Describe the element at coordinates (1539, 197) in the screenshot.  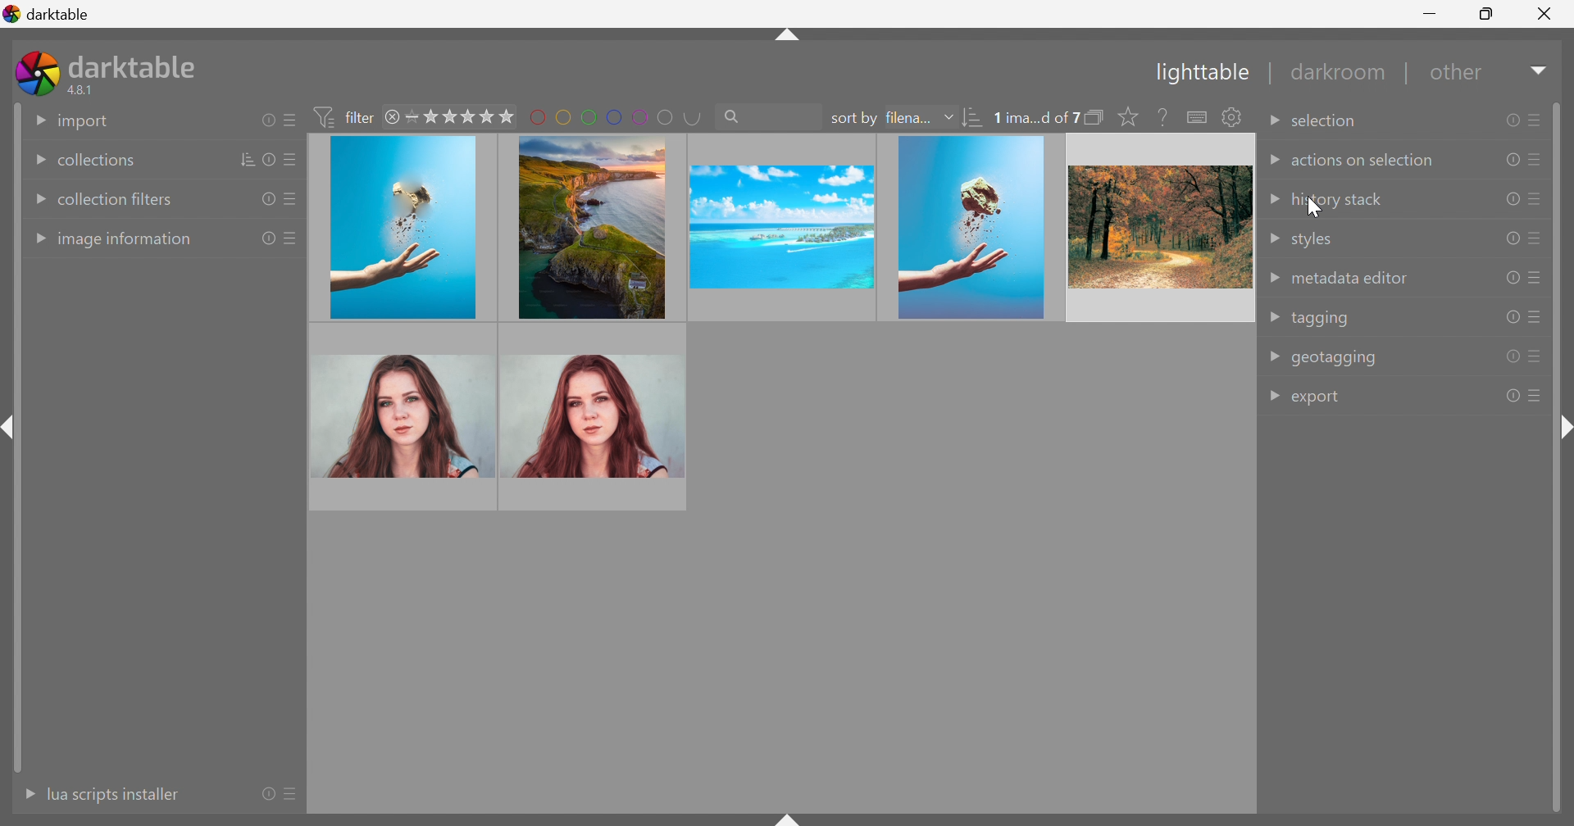
I see `presets` at that location.